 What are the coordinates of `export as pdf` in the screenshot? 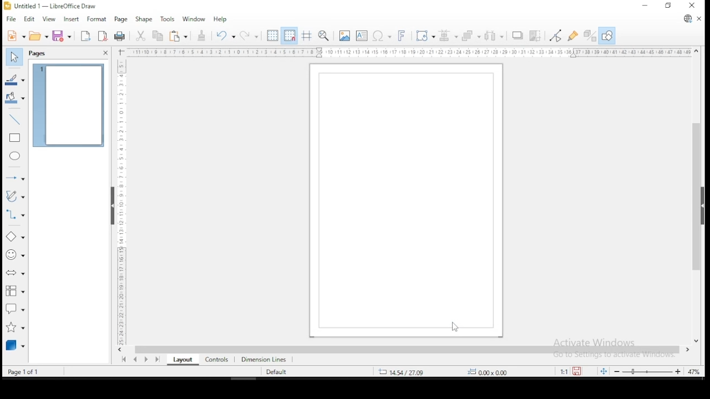 It's located at (102, 37).